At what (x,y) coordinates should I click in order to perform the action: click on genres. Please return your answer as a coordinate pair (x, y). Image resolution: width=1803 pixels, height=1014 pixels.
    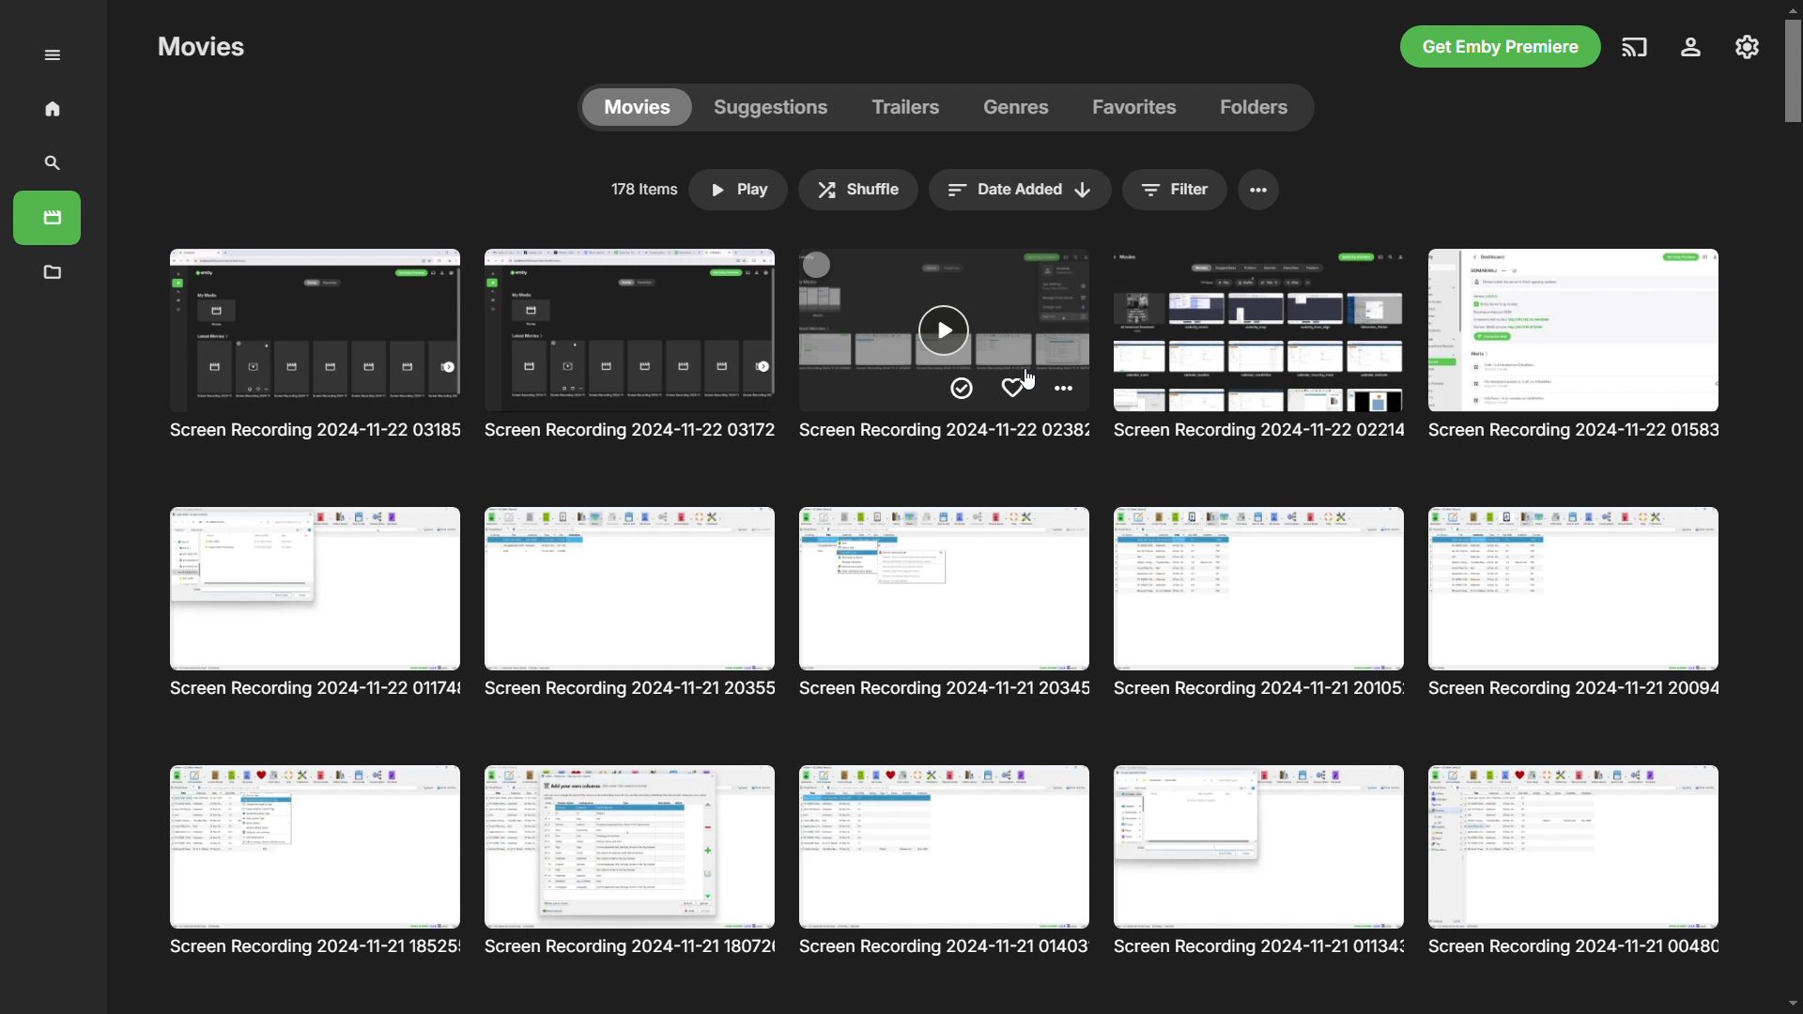
    Looking at the image, I should click on (1020, 108).